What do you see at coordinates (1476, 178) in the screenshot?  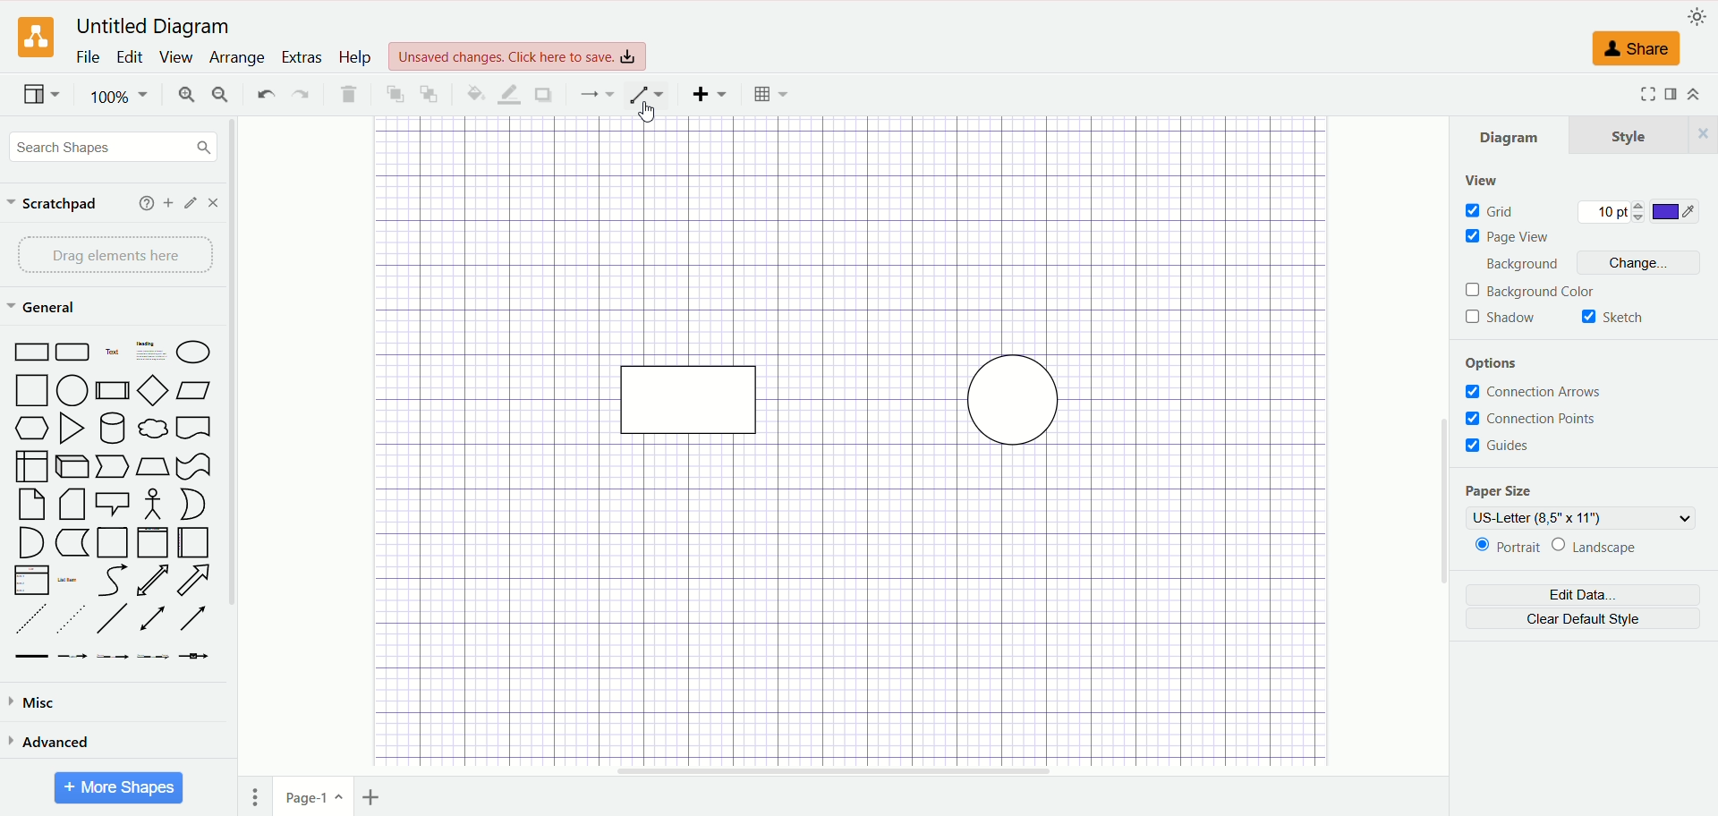 I see `view` at bounding box center [1476, 178].